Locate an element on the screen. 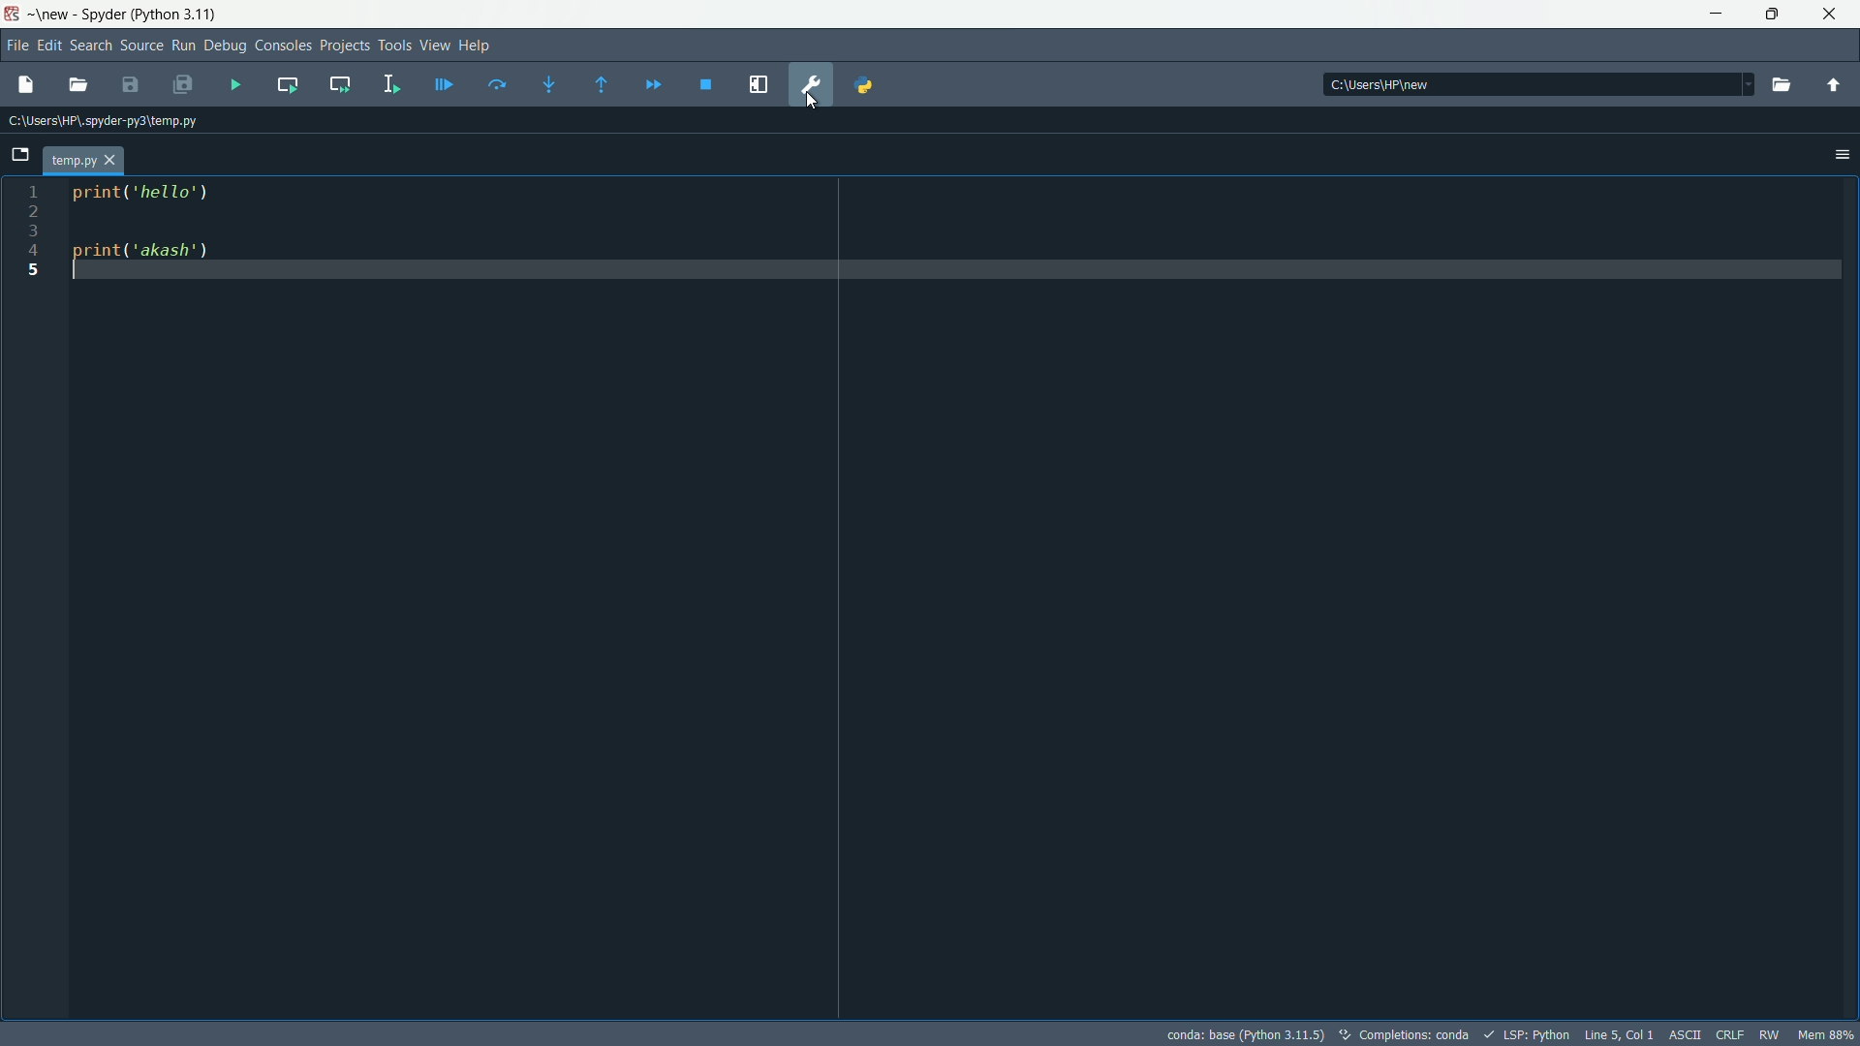  close app is located at coordinates (1829, 15).